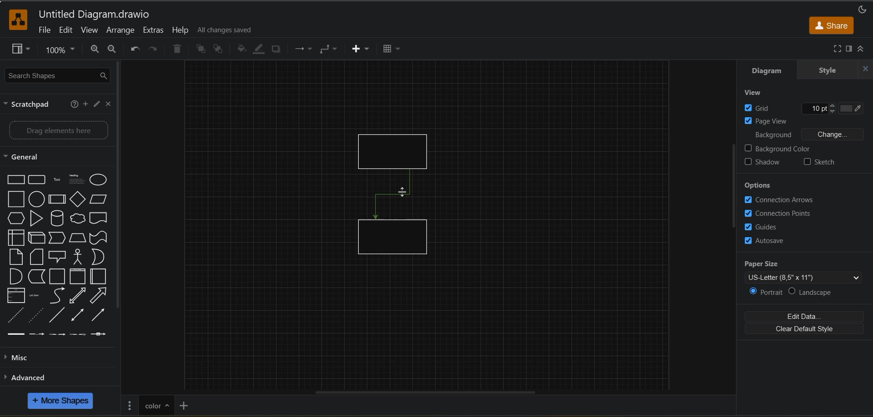  What do you see at coordinates (58, 277) in the screenshot?
I see `Container` at bounding box center [58, 277].